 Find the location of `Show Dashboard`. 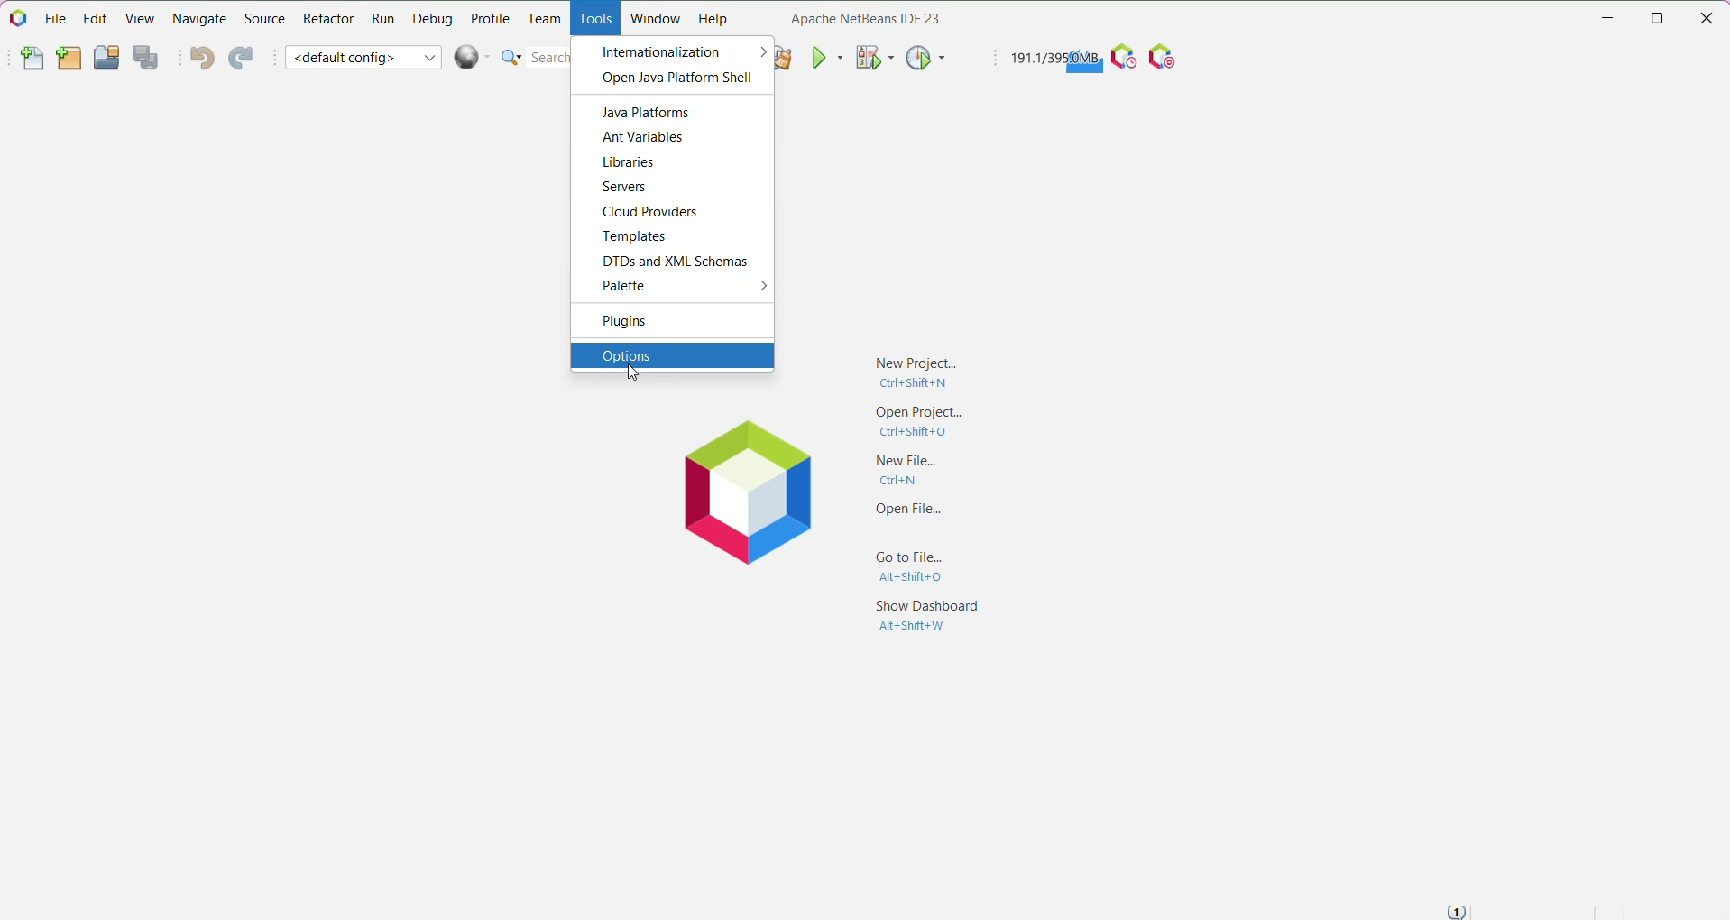

Show Dashboard is located at coordinates (923, 617).